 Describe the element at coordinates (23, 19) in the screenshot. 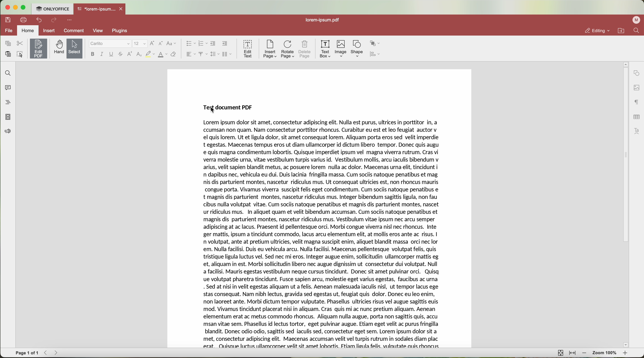

I see `print` at that location.